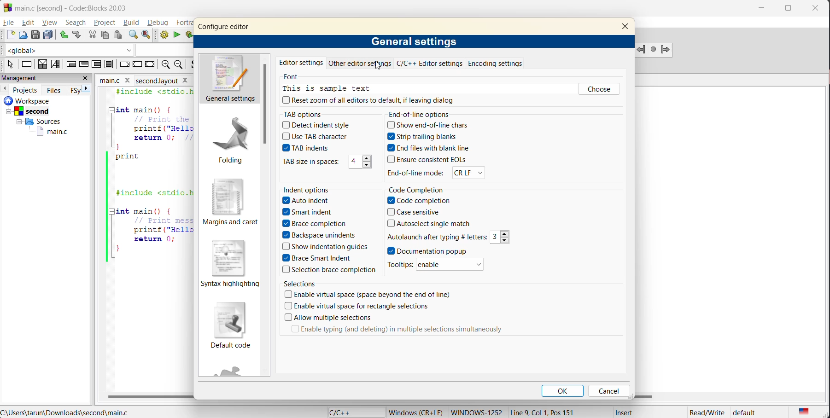 Image resolution: width=830 pixels, height=418 pixels. I want to click on jump backword, so click(641, 50).